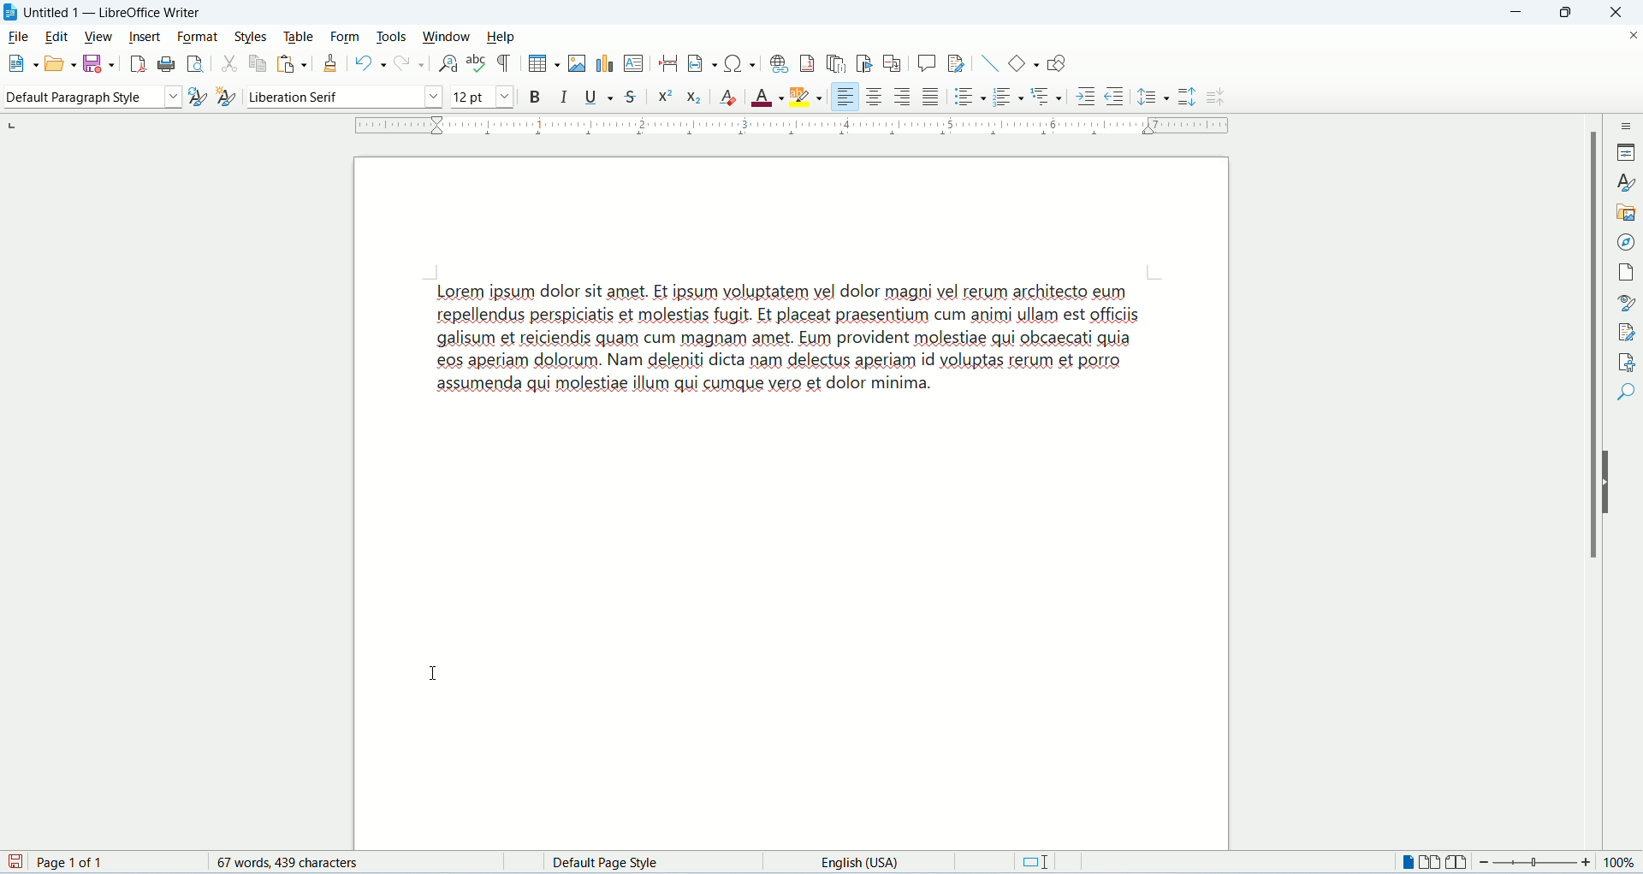 The height and width of the screenshot is (874, 1643). Describe the element at coordinates (1626, 154) in the screenshot. I see `properties` at that location.